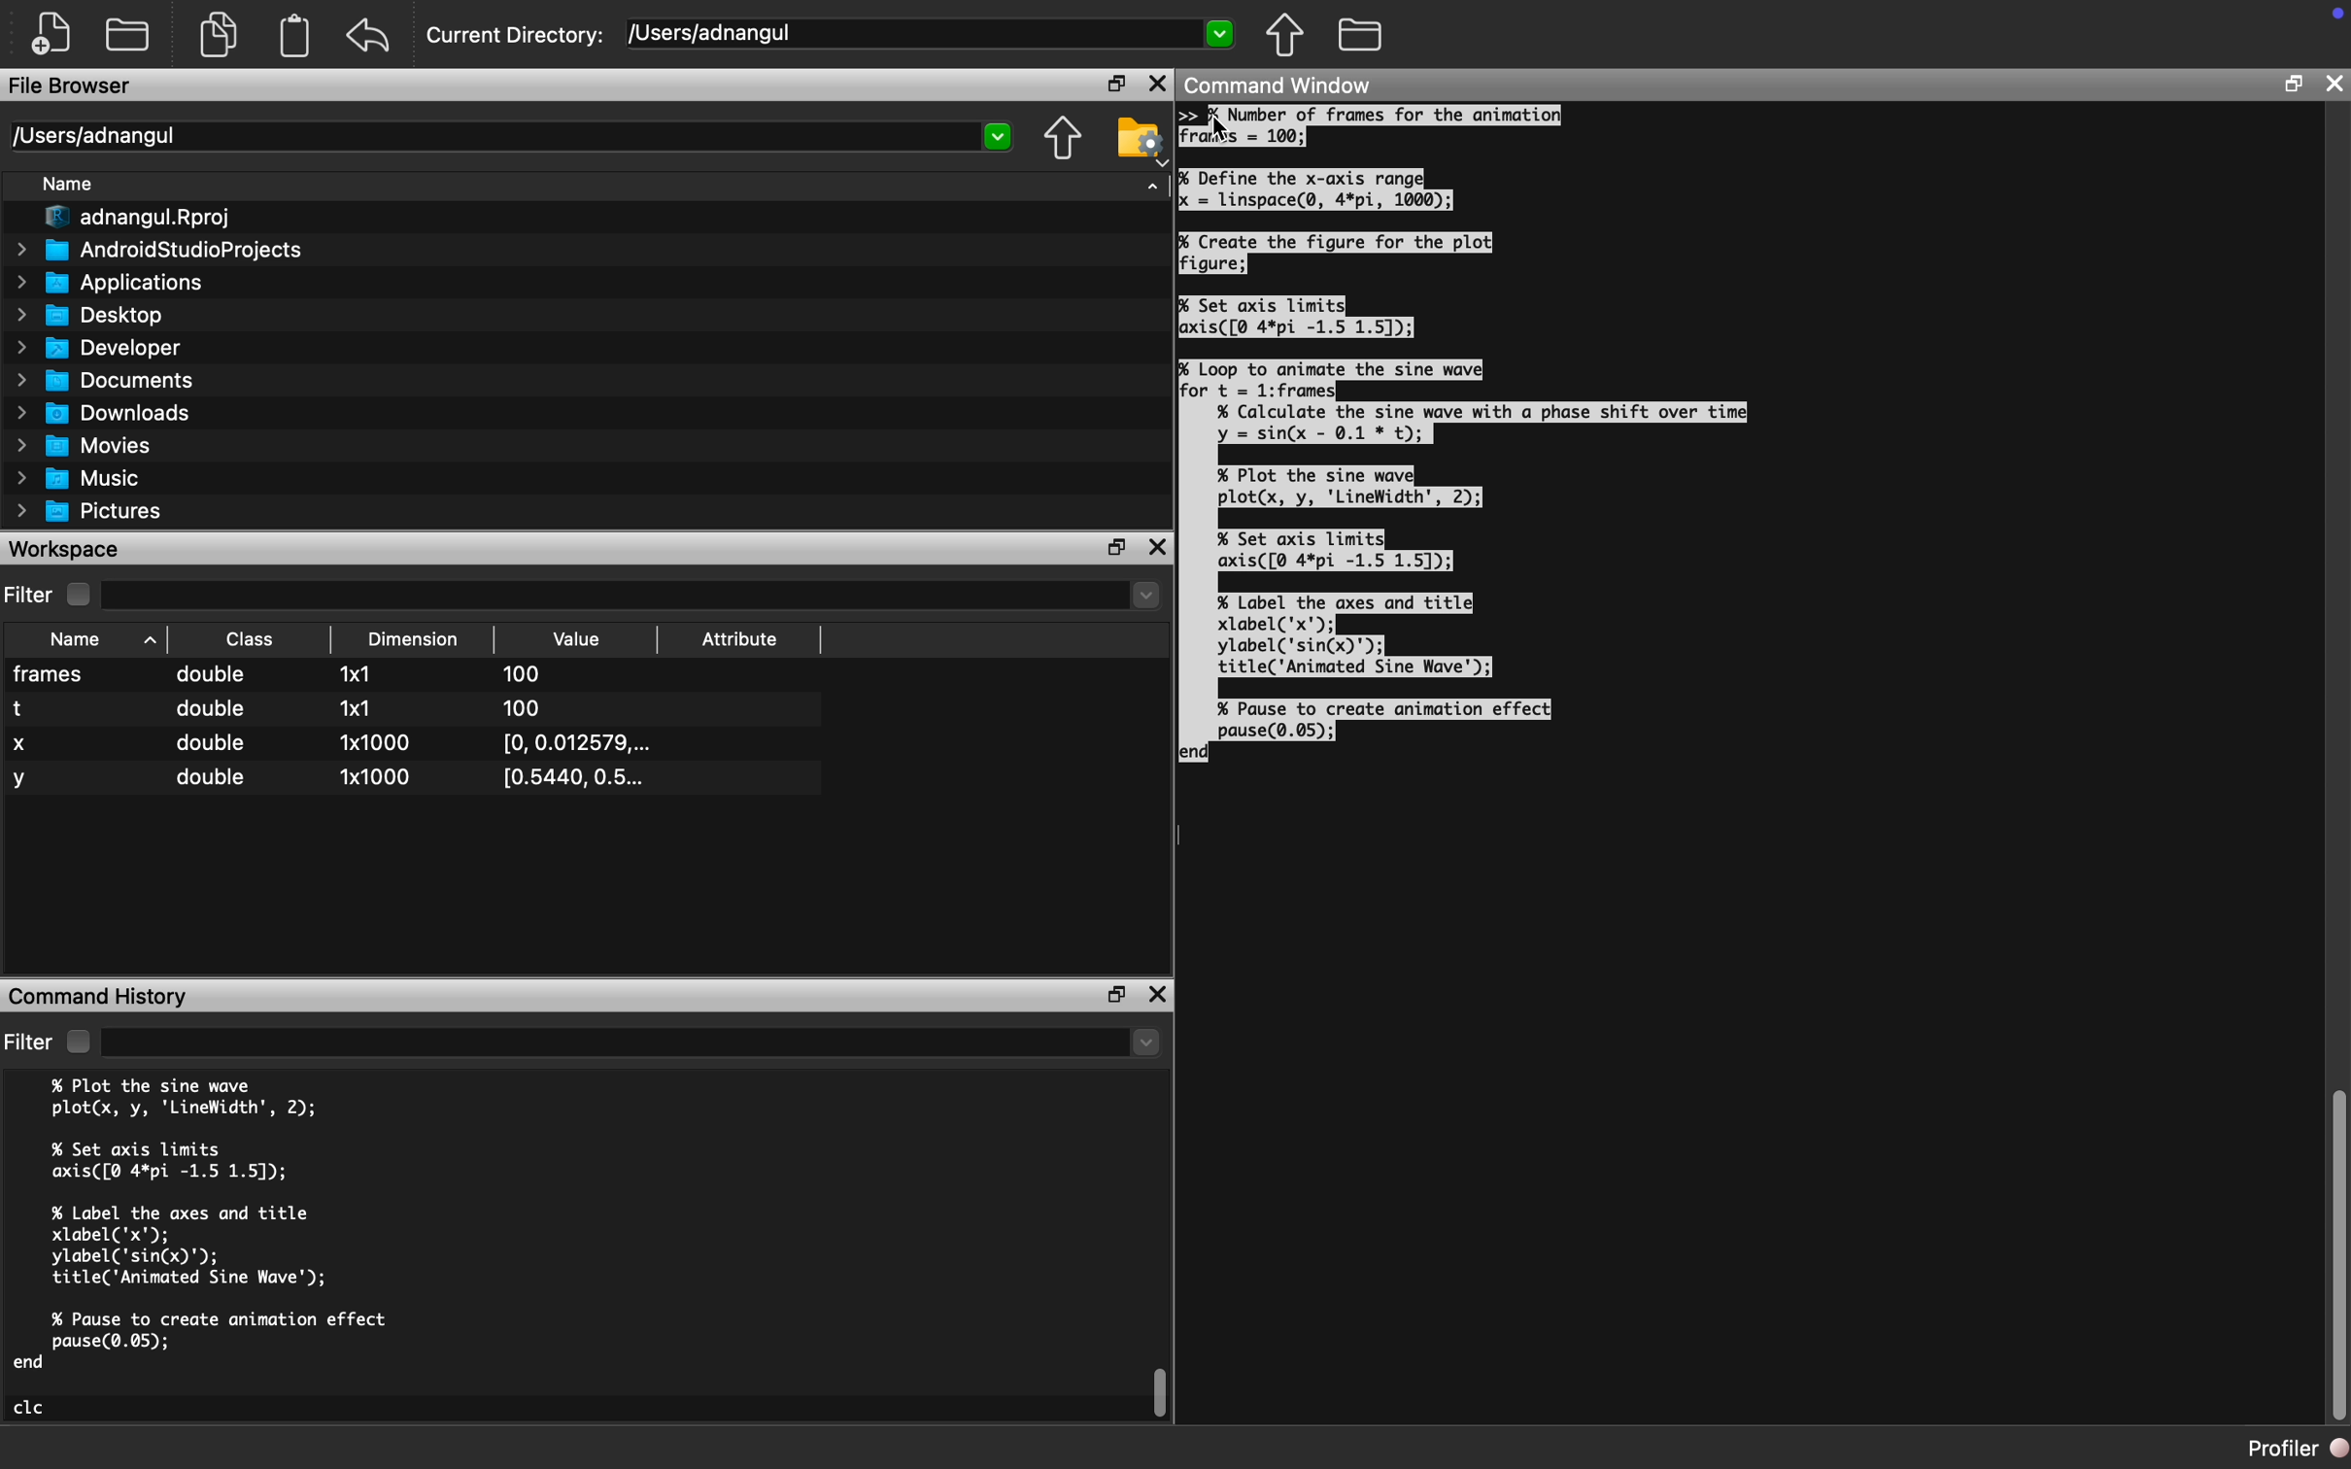  Describe the element at coordinates (73, 88) in the screenshot. I see `File Browser` at that location.